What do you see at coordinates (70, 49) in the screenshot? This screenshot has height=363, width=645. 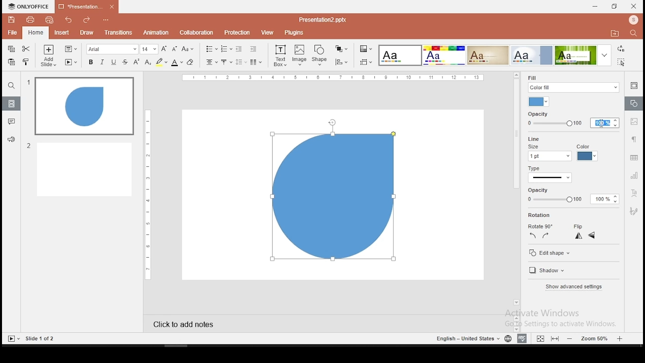 I see `change slide layout` at bounding box center [70, 49].